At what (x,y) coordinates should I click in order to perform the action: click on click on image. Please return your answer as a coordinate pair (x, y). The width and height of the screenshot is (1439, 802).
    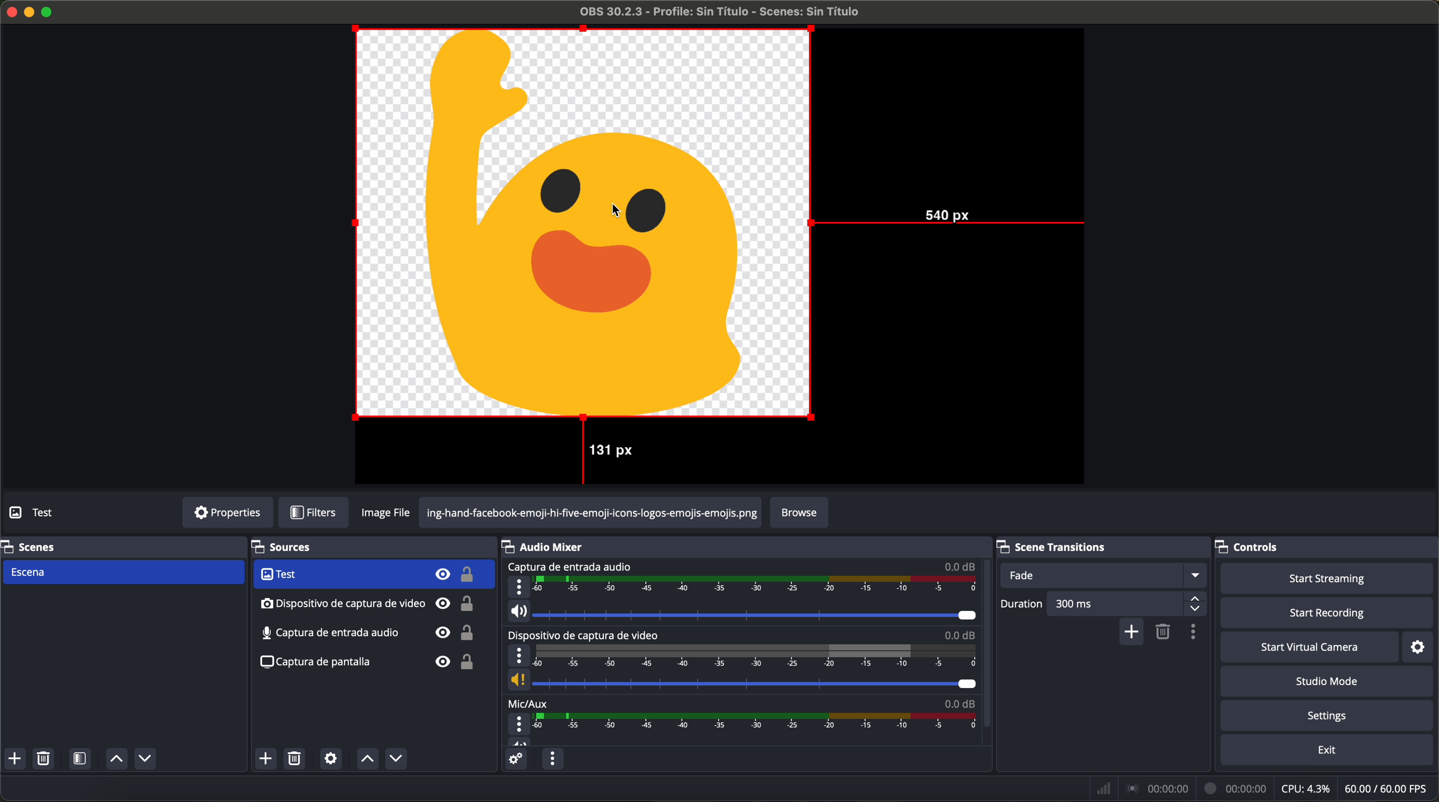
    Looking at the image, I should click on (584, 225).